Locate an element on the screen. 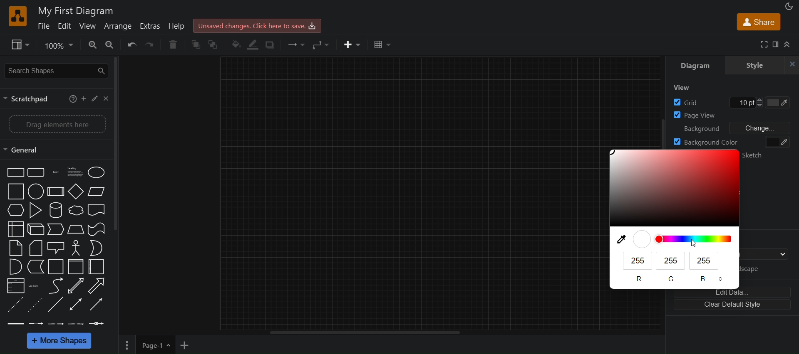 This screenshot has height=354, width=799. background is located at coordinates (699, 127).